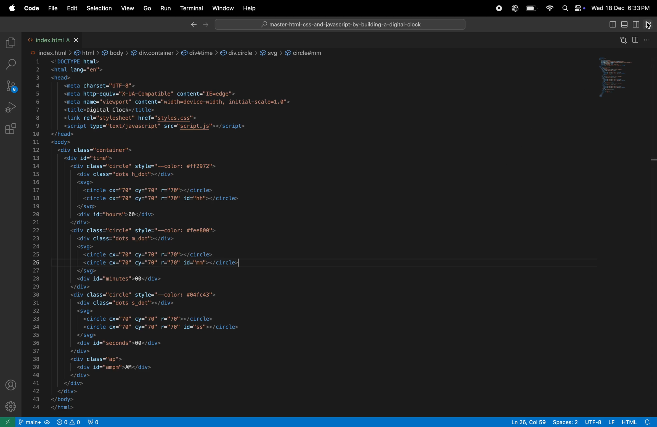 The width and height of the screenshot is (657, 427). What do you see at coordinates (340, 24) in the screenshot?
I see `master-html-css` at bounding box center [340, 24].